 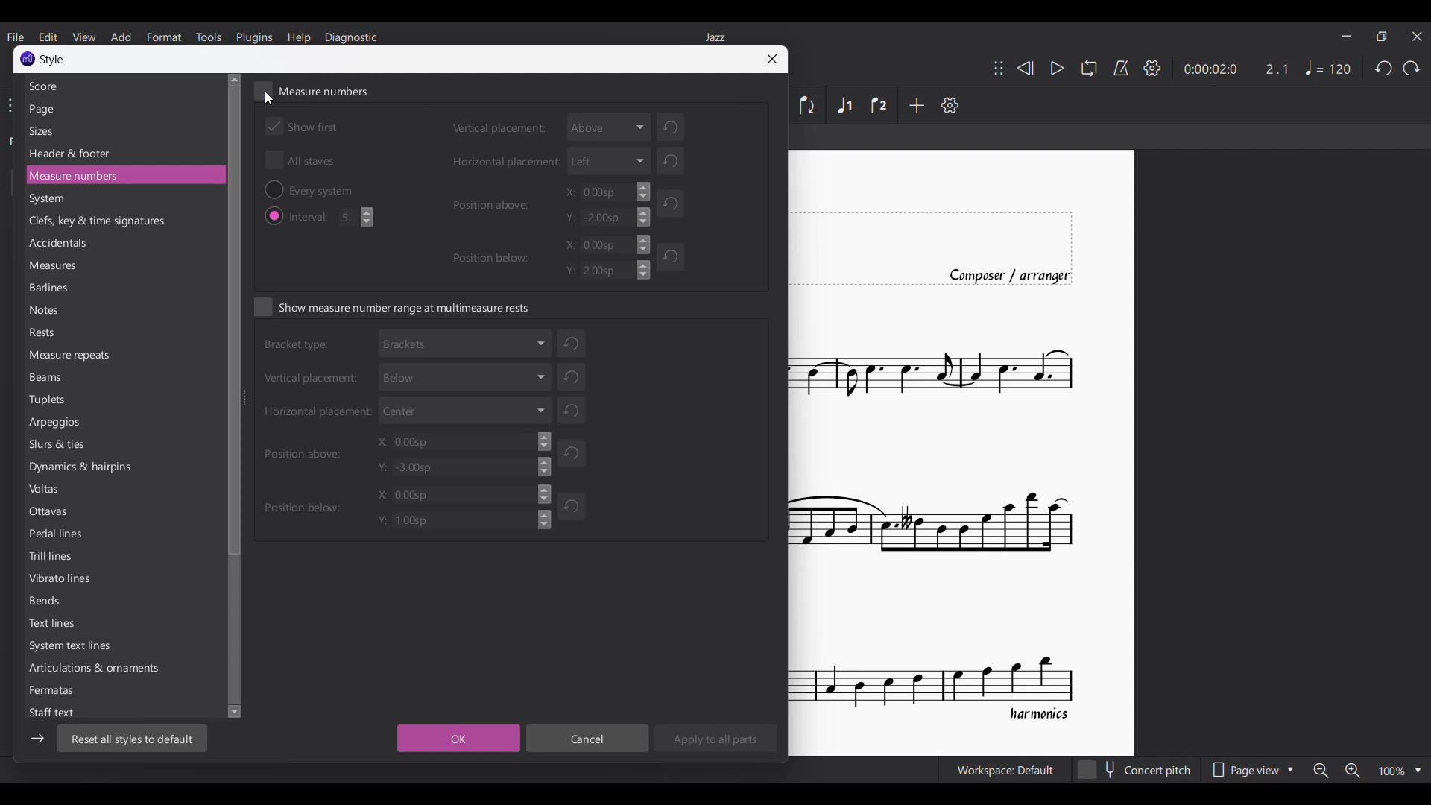 I want to click on Concert pitch toggle, so click(x=1136, y=769).